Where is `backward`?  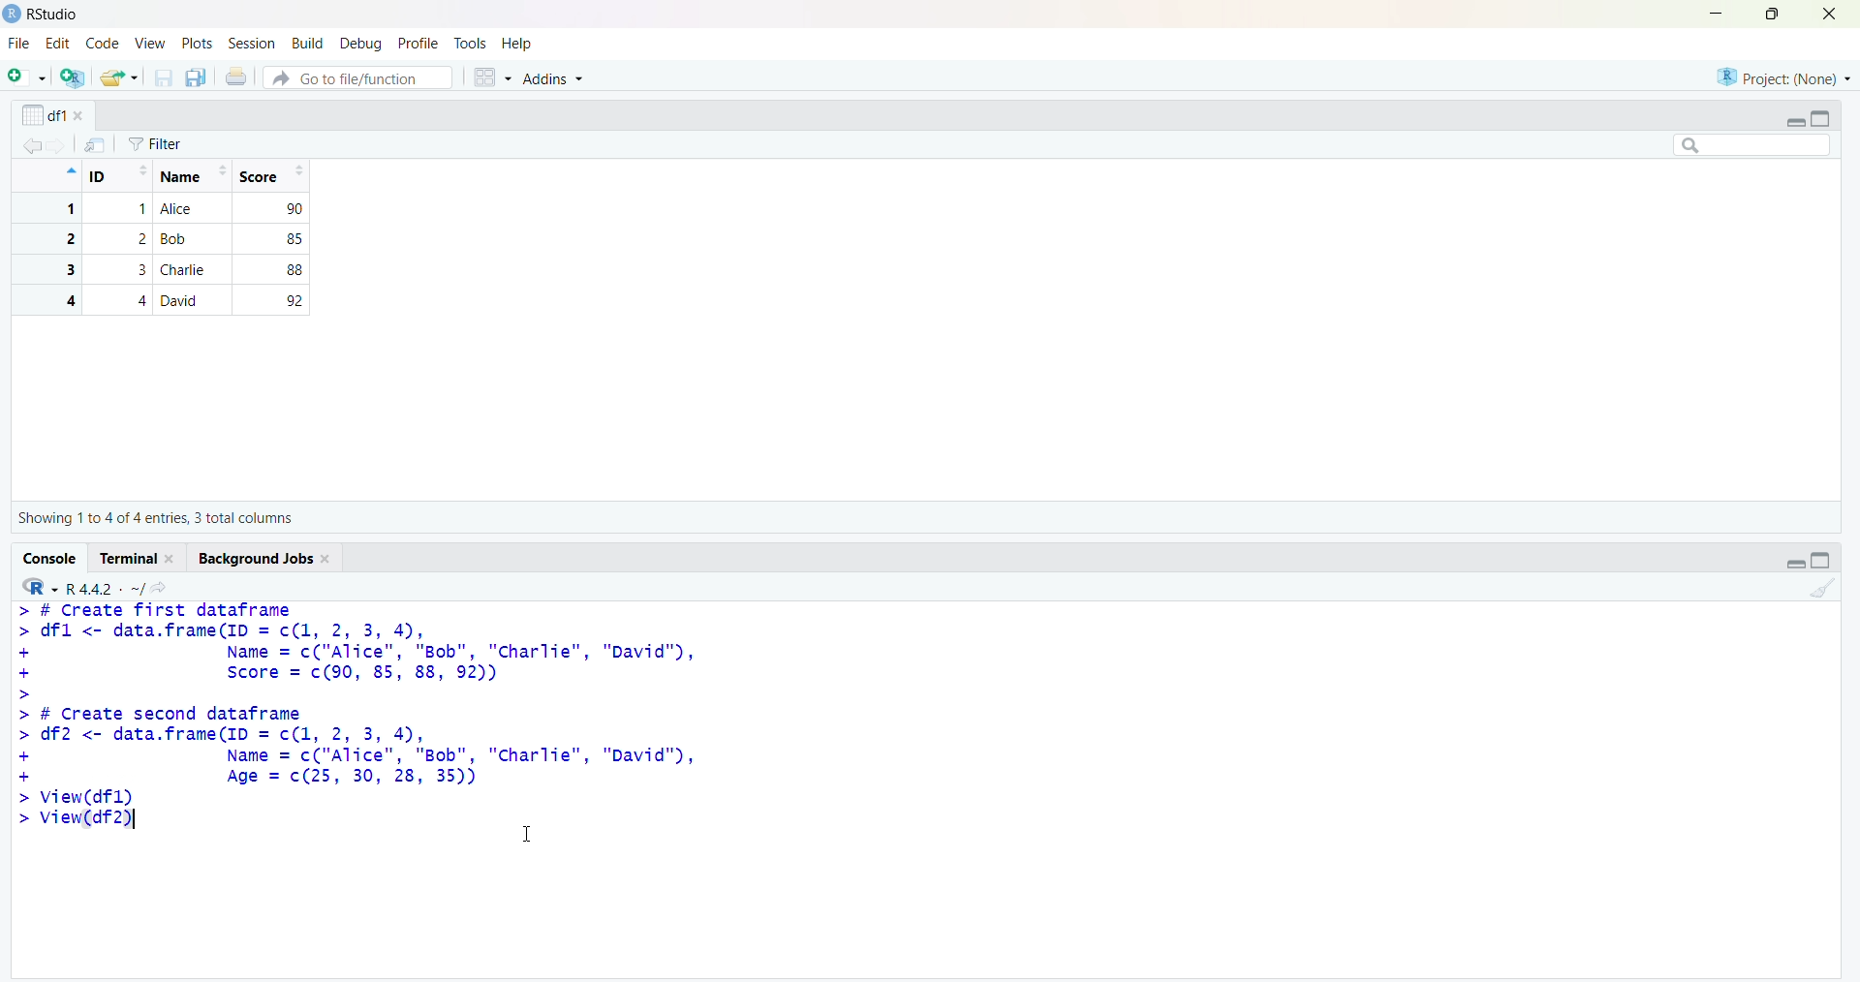 backward is located at coordinates (31, 145).